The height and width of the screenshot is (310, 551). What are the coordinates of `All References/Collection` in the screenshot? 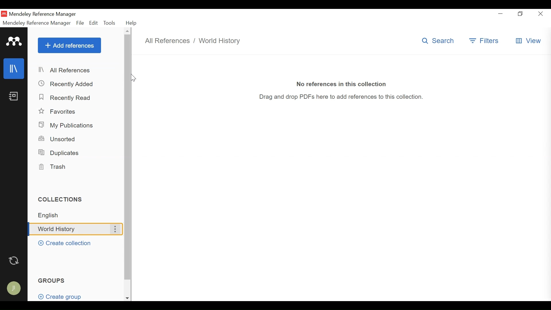 It's located at (196, 41).